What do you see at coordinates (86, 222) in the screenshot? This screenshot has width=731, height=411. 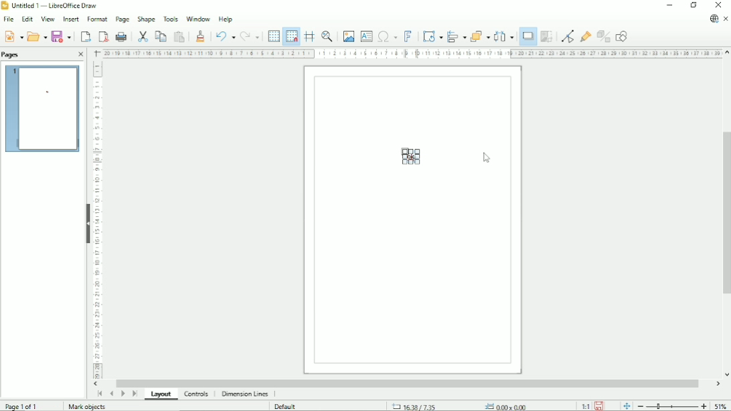 I see `Hide` at bounding box center [86, 222].